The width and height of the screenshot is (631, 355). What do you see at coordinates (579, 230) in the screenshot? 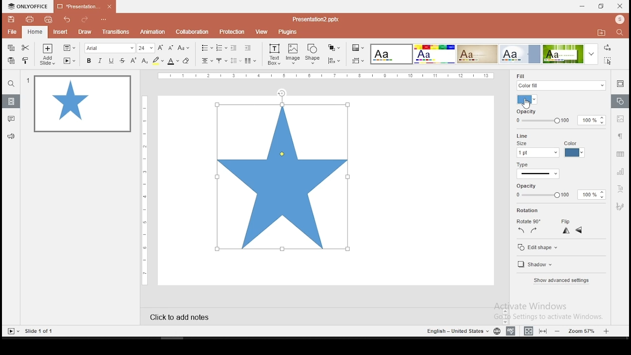
I see `flip vertical` at bounding box center [579, 230].